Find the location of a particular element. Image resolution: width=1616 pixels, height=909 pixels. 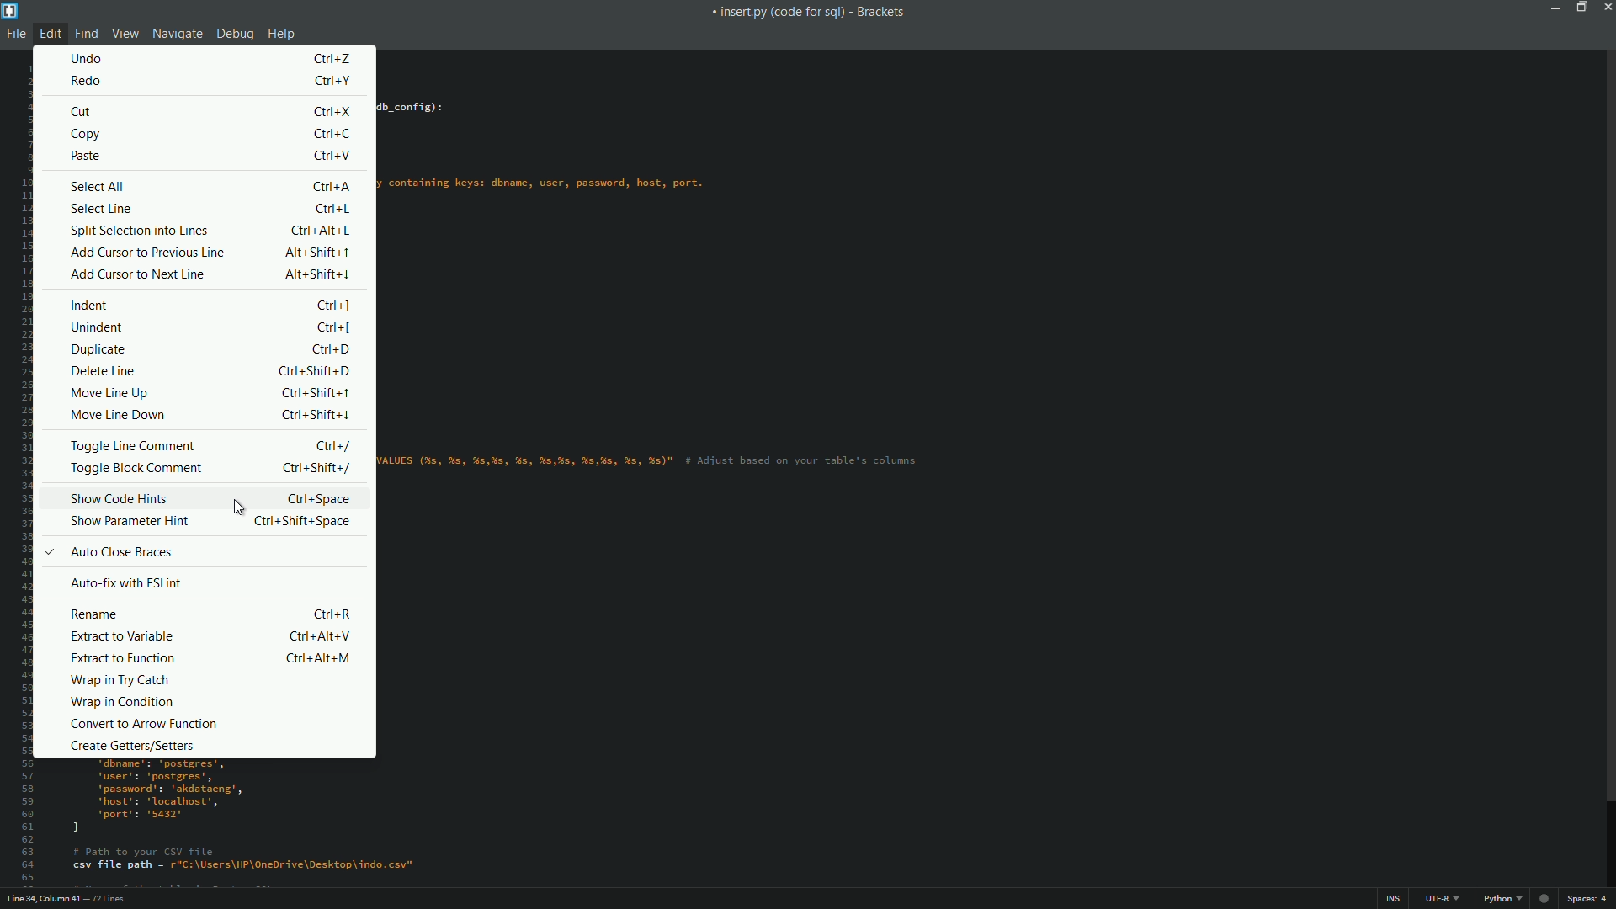

keyboard shortcut is located at coordinates (330, 188).